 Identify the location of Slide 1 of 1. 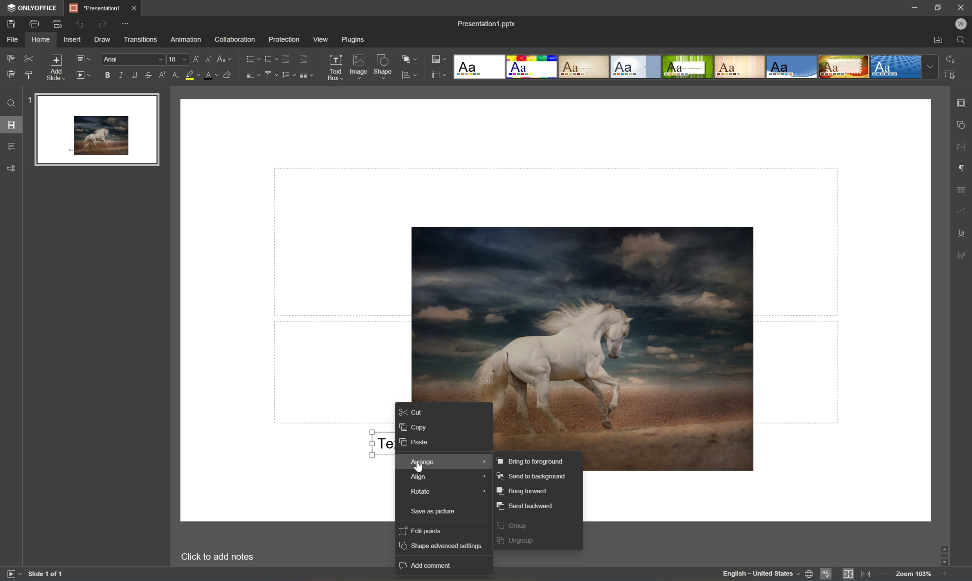
(46, 575).